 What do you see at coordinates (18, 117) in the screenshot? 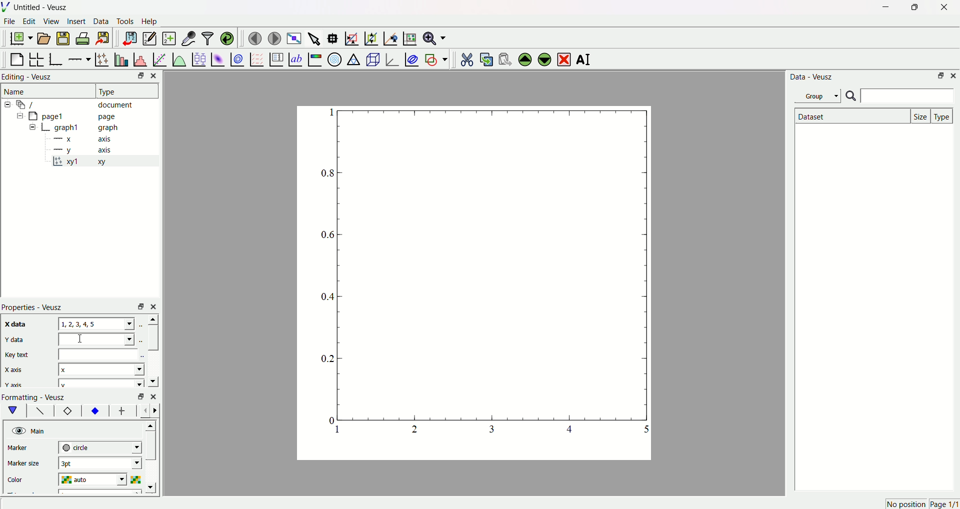
I see `collapse` at bounding box center [18, 117].